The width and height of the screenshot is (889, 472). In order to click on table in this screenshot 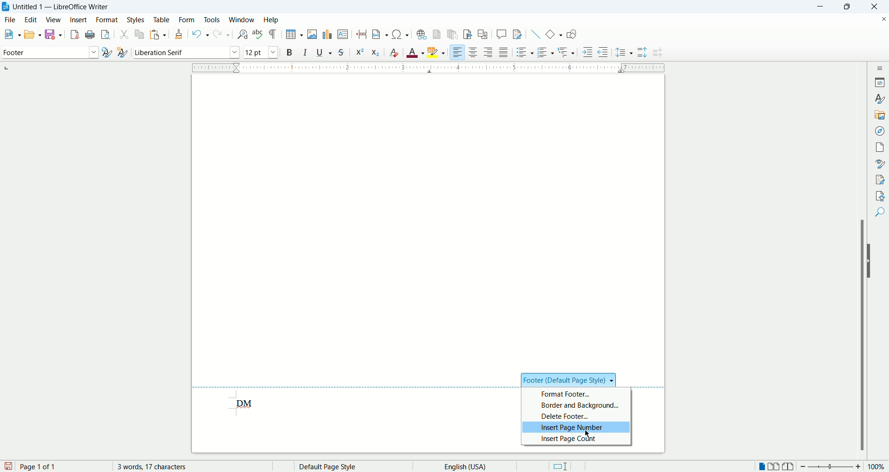, I will do `click(162, 19)`.